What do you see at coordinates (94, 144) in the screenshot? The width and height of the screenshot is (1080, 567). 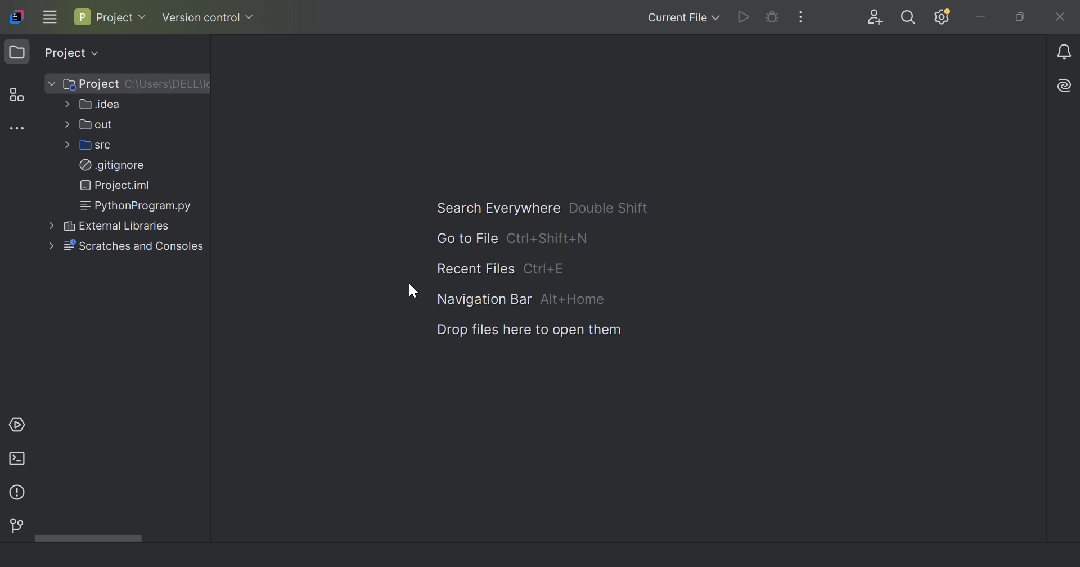 I see `src` at bounding box center [94, 144].